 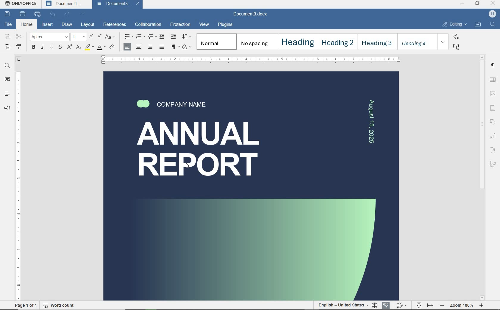 I want to click on table, so click(x=493, y=80).